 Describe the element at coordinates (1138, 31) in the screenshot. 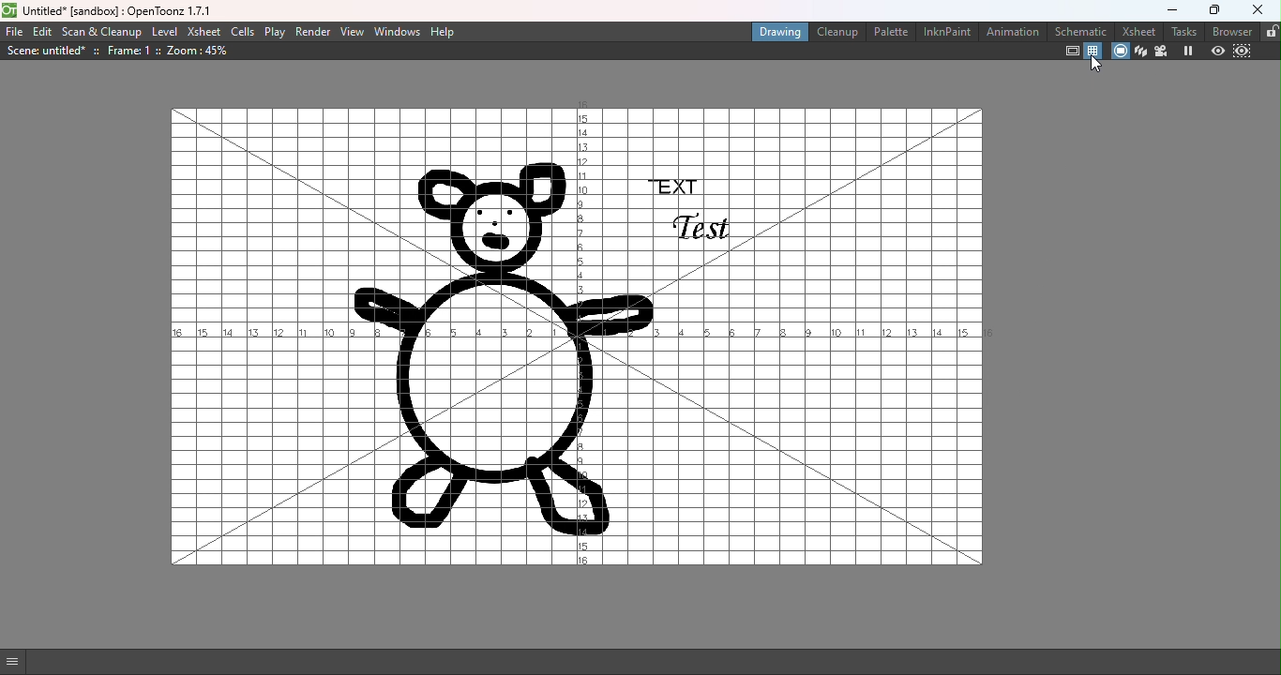

I see `Xsheets` at that location.